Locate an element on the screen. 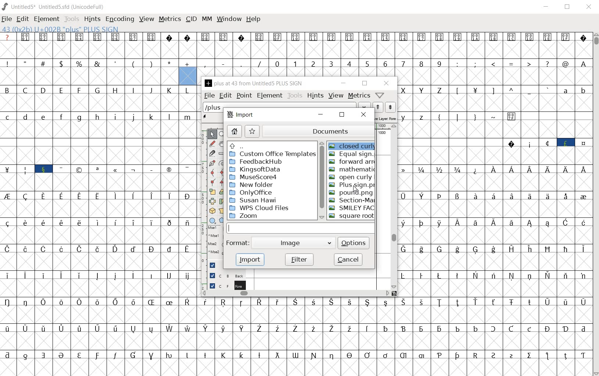 The width and height of the screenshot is (599, 376). Latin extended characters is located at coordinates (107, 230).